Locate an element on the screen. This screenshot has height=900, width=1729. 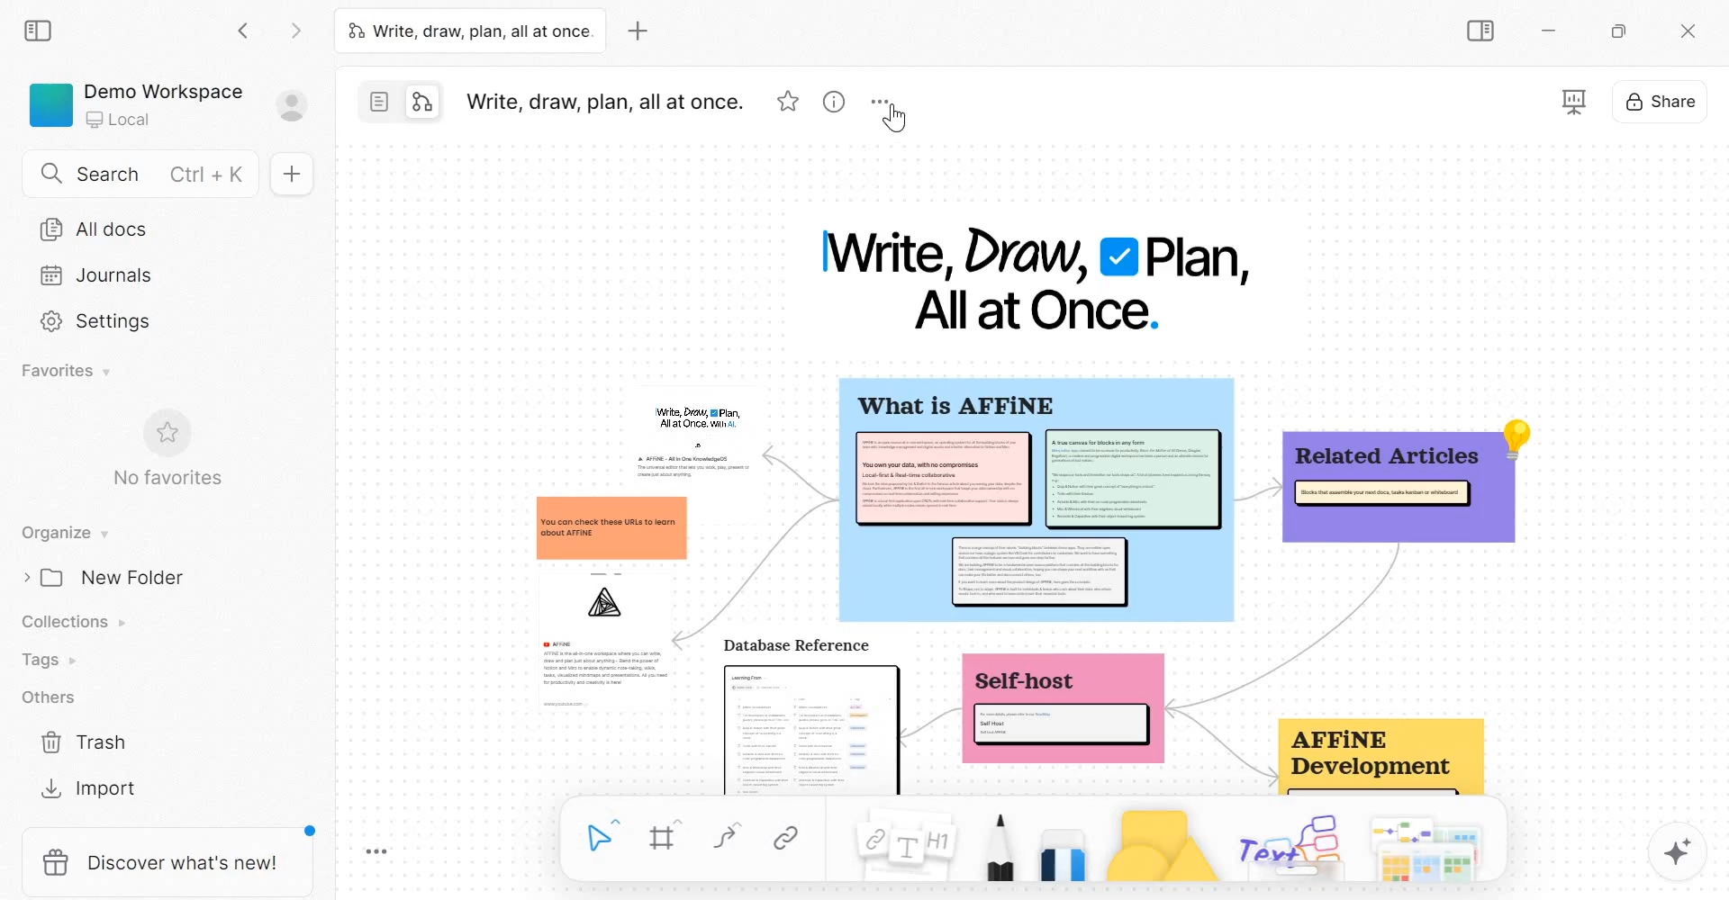
Note is located at coordinates (901, 845).